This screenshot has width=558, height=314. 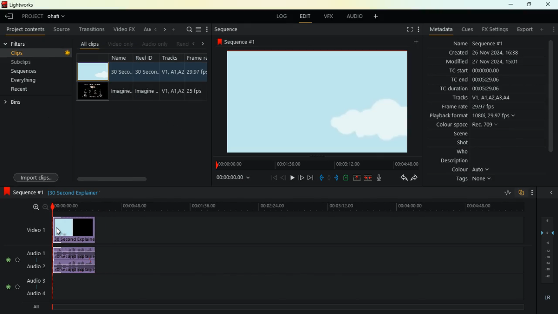 What do you see at coordinates (337, 177) in the screenshot?
I see `push` at bounding box center [337, 177].